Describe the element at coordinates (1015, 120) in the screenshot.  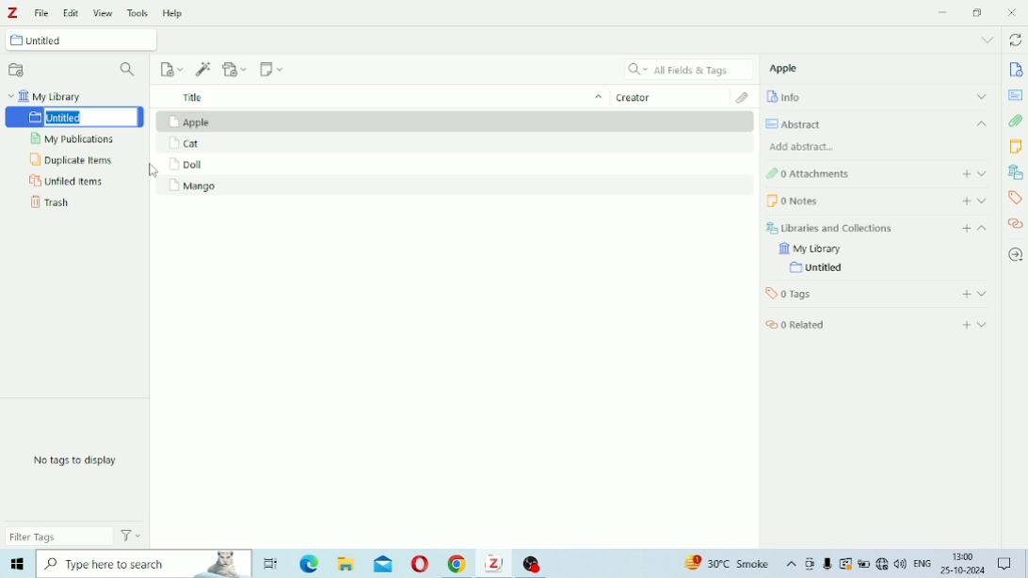
I see `Attachments` at that location.